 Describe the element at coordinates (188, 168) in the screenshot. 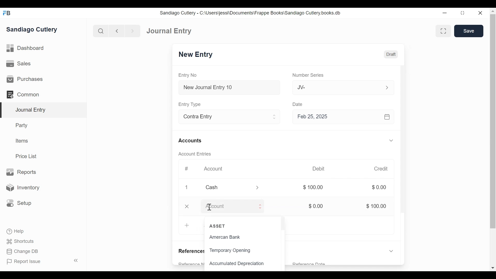

I see `#` at that location.